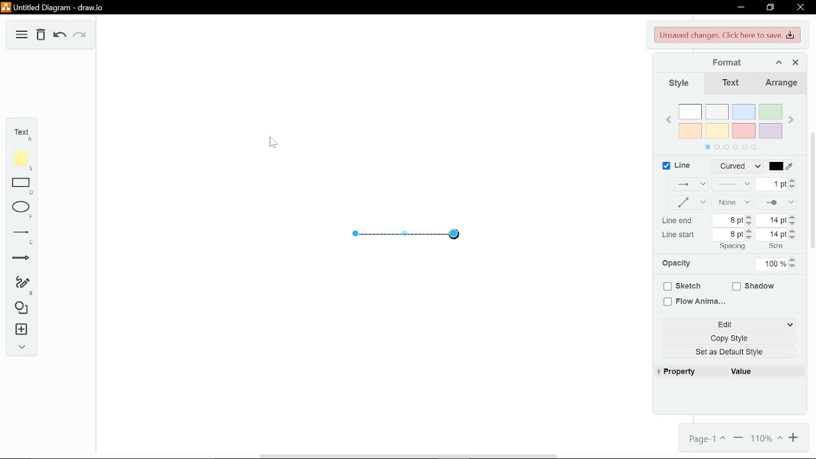  Describe the element at coordinates (22, 35) in the screenshot. I see `Diagram` at that location.